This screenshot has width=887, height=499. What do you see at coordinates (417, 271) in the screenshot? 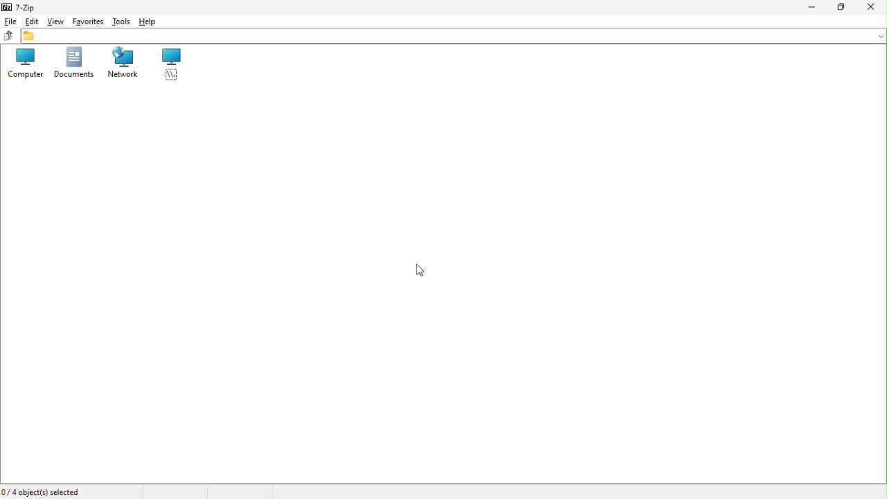
I see `cursor` at bounding box center [417, 271].